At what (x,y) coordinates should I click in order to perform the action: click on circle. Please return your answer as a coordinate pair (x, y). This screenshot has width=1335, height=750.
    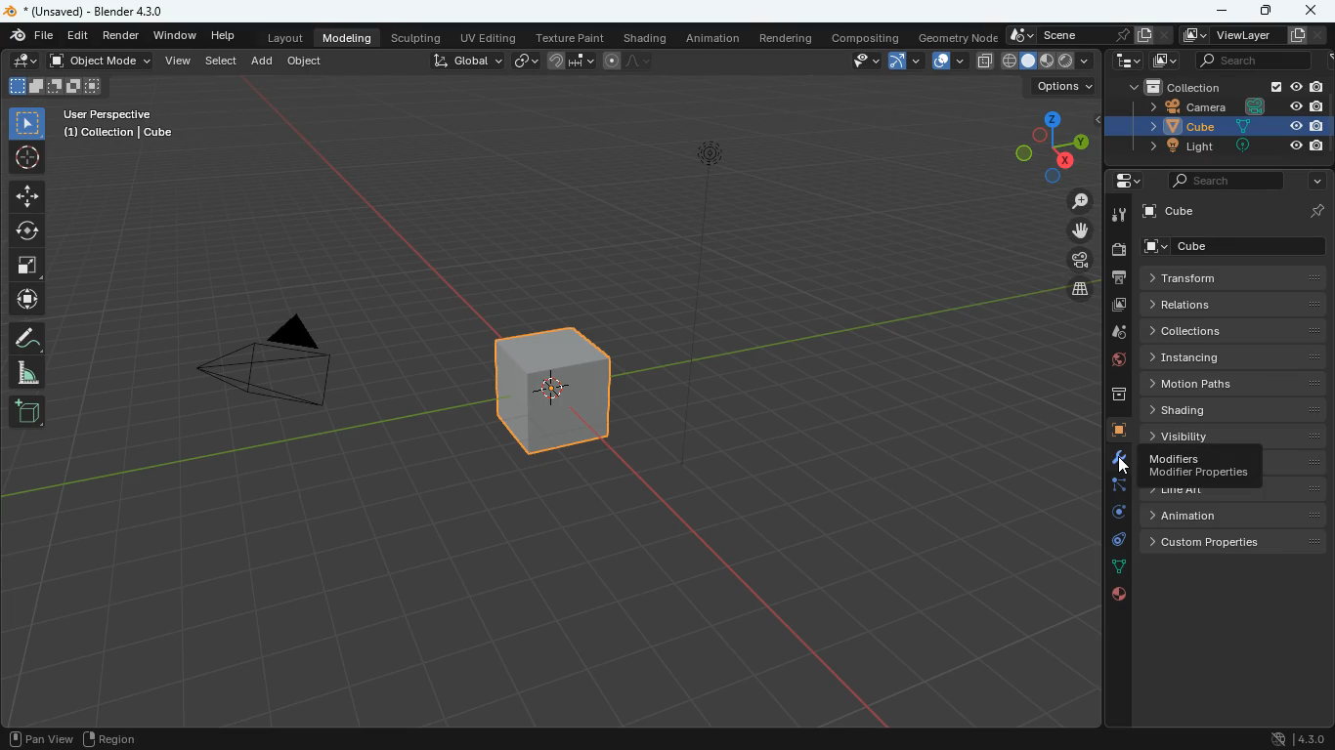
    Looking at the image, I should click on (28, 231).